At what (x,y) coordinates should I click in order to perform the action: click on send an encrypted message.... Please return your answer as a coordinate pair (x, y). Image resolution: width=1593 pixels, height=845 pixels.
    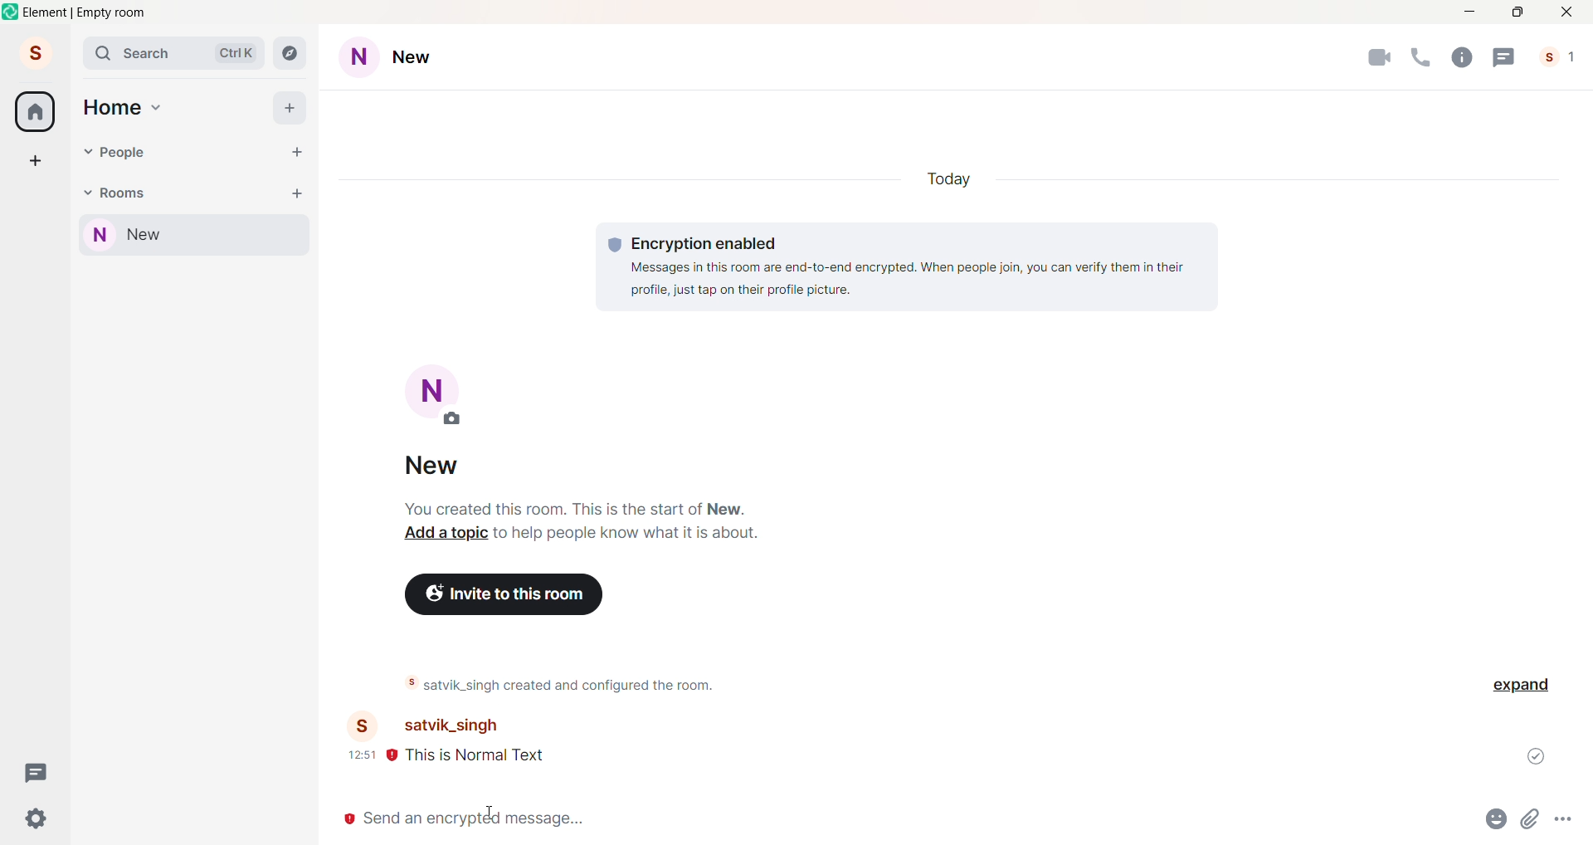
    Looking at the image, I should click on (910, 818).